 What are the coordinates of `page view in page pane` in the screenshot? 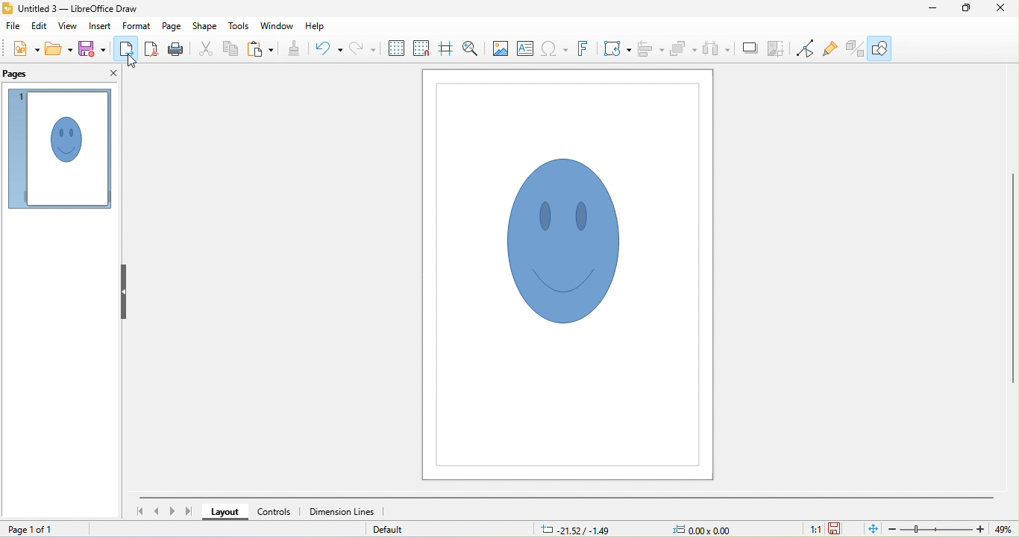 It's located at (59, 149).